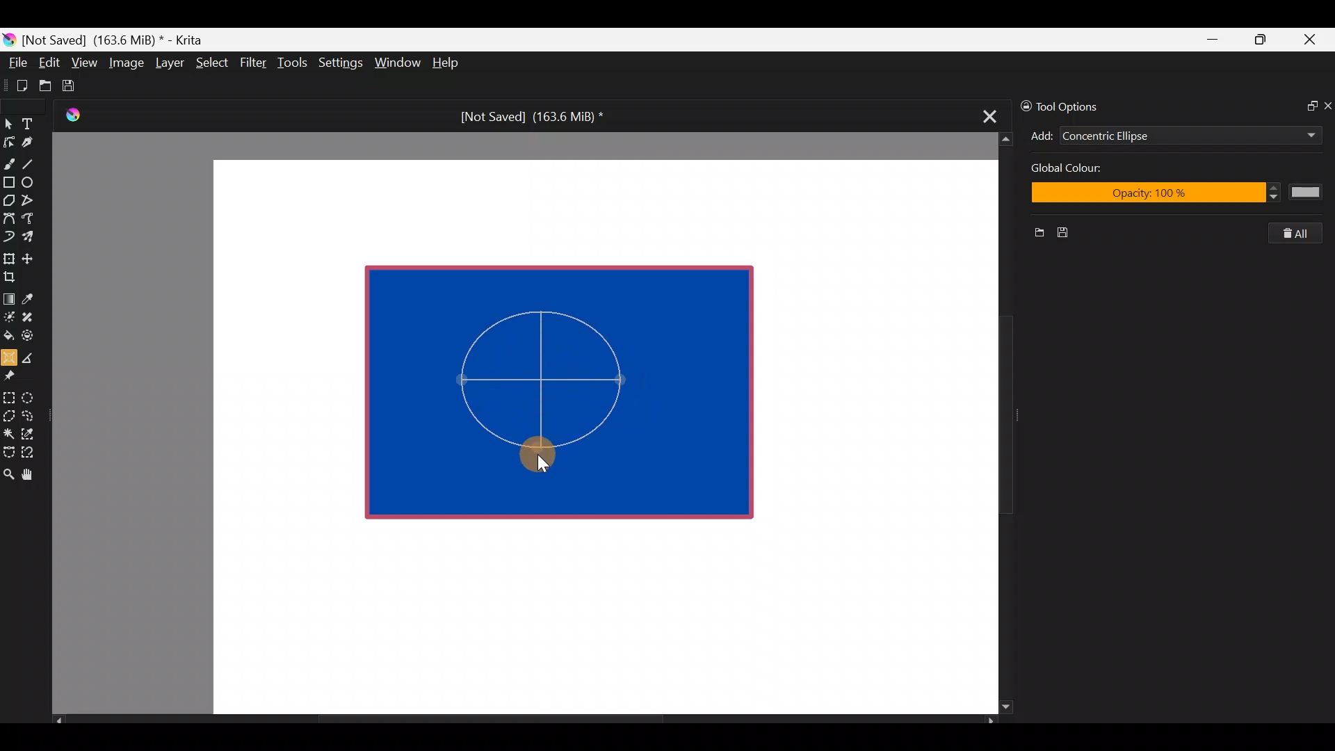 This screenshot has height=751, width=1335. What do you see at coordinates (8, 332) in the screenshot?
I see `Fill a contiguous area of colour with colour/fill a selection` at bounding box center [8, 332].